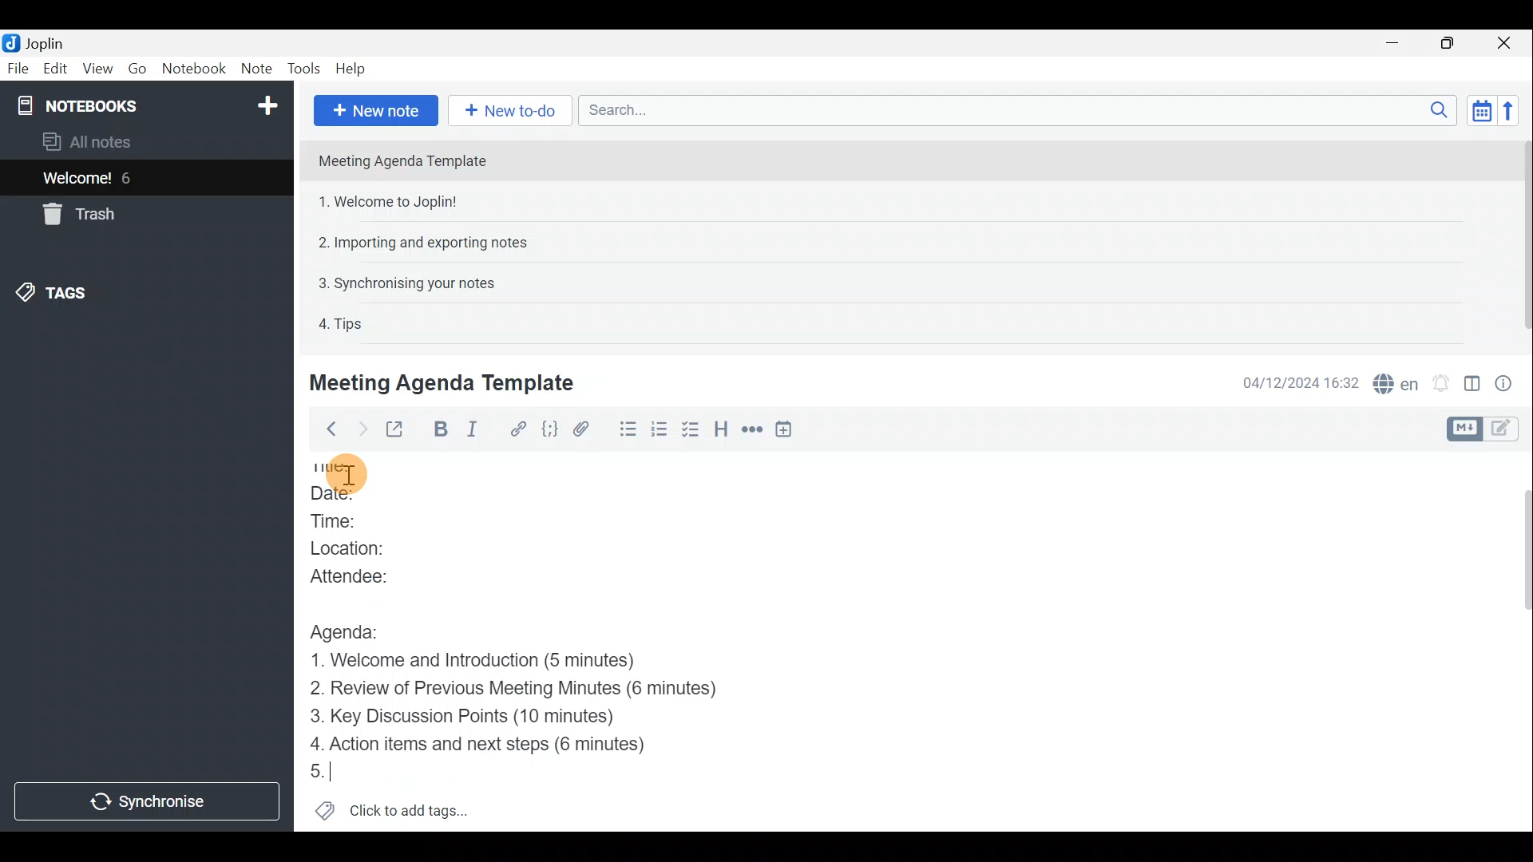 Image resolution: width=1533 pixels, height=862 pixels. What do you see at coordinates (588, 429) in the screenshot?
I see `Attach file` at bounding box center [588, 429].